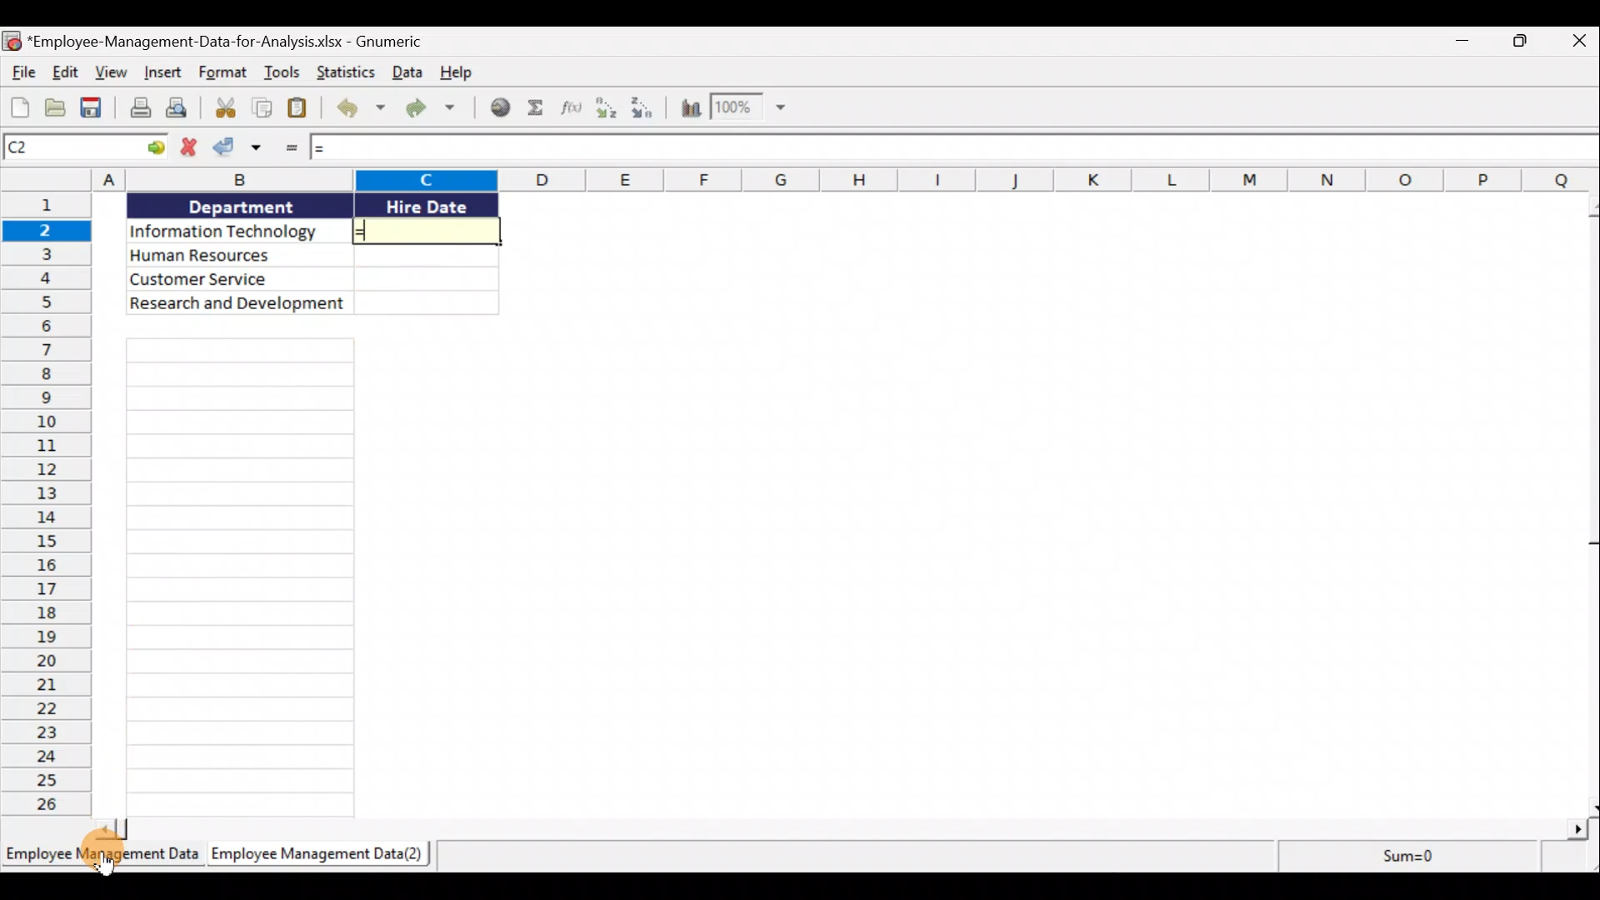 The width and height of the screenshot is (1600, 900). I want to click on Data, so click(308, 253).